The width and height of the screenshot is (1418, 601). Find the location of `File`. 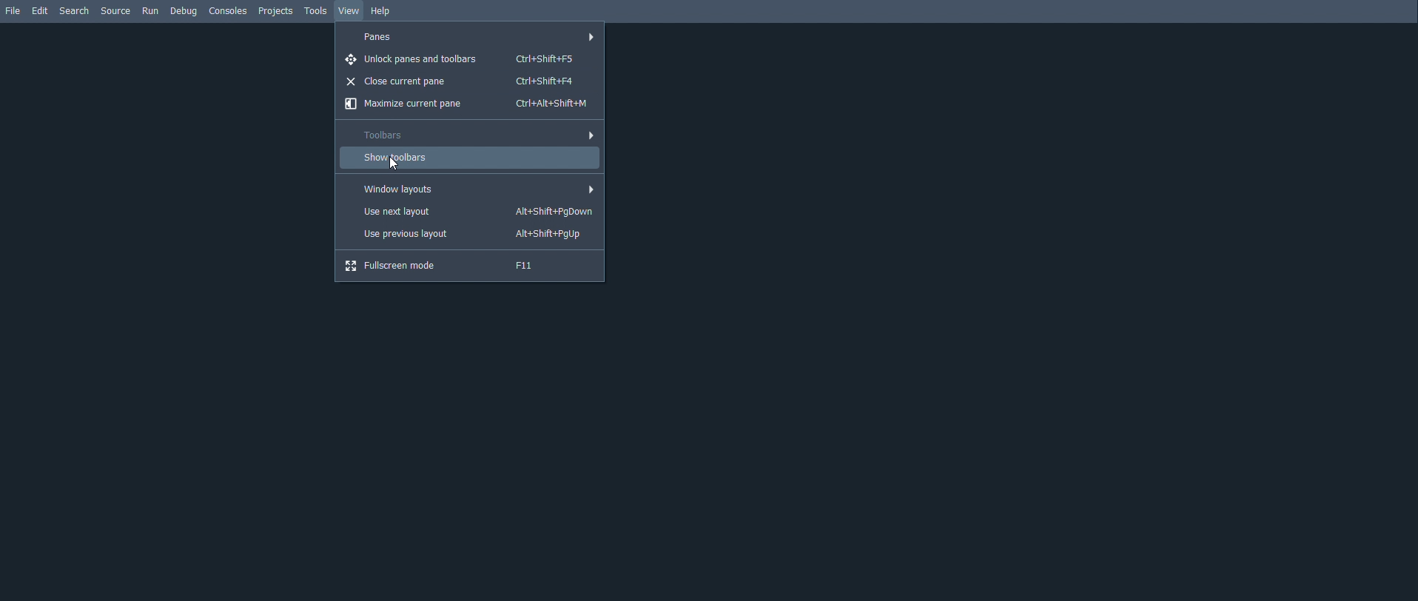

File is located at coordinates (13, 10).